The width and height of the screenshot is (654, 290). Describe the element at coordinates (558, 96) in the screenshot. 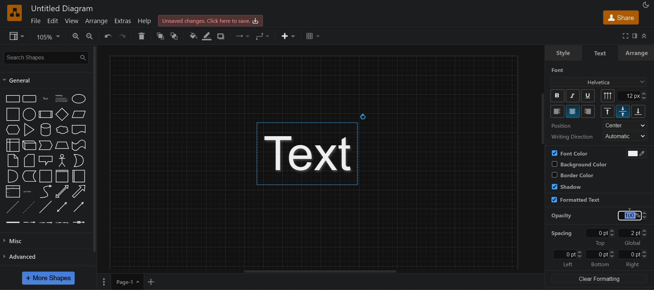

I see `bold` at that location.